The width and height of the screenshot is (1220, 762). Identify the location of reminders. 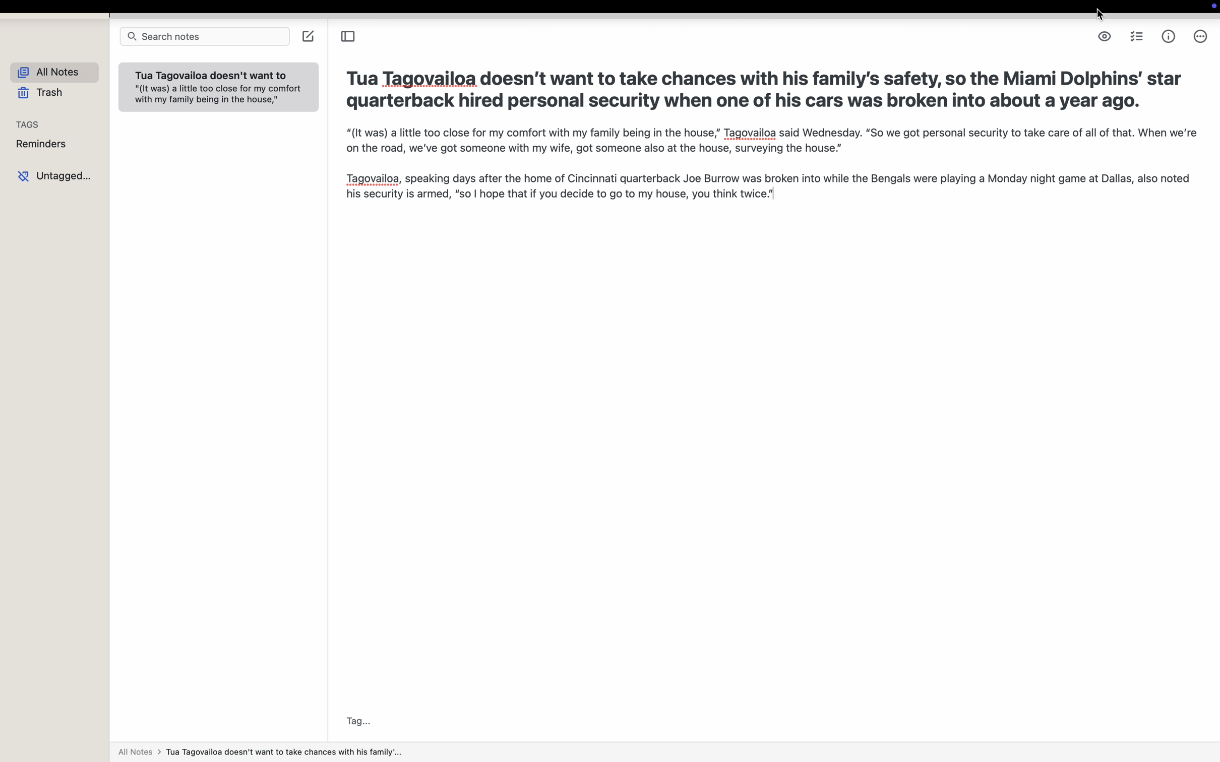
(42, 145).